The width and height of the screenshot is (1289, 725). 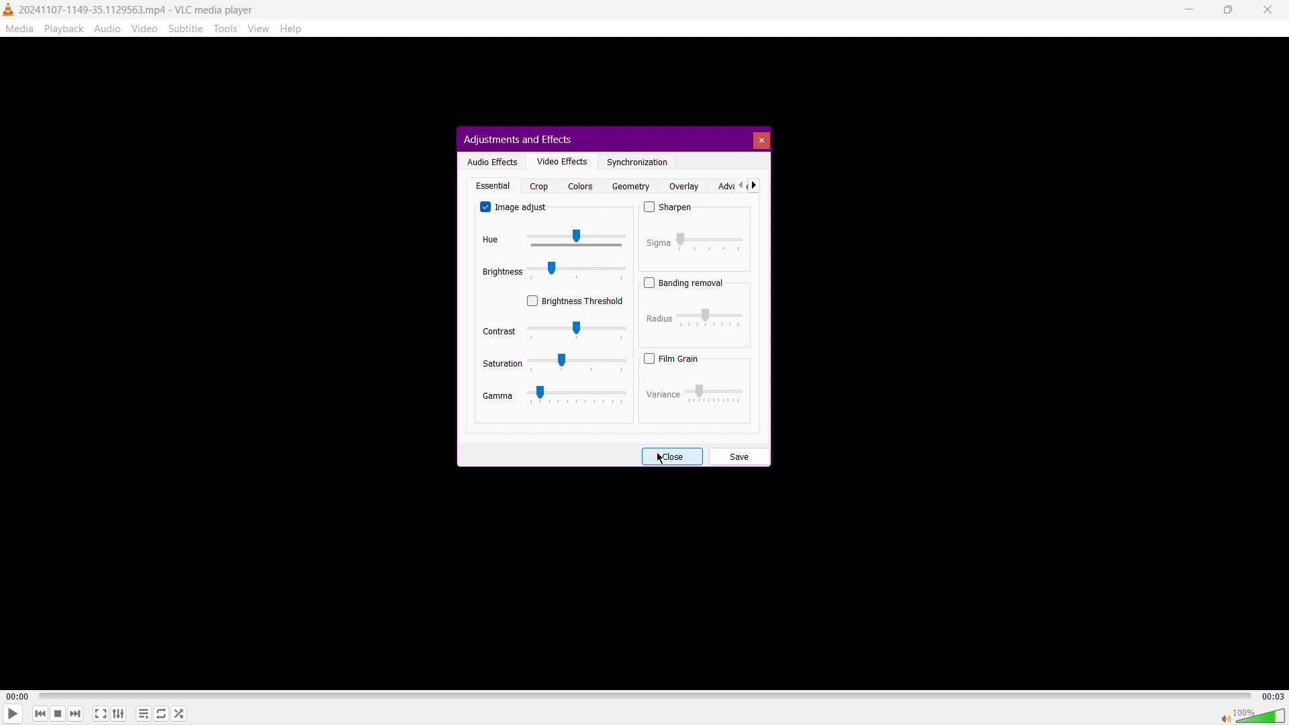 What do you see at coordinates (100, 714) in the screenshot?
I see `Fullscreen` at bounding box center [100, 714].